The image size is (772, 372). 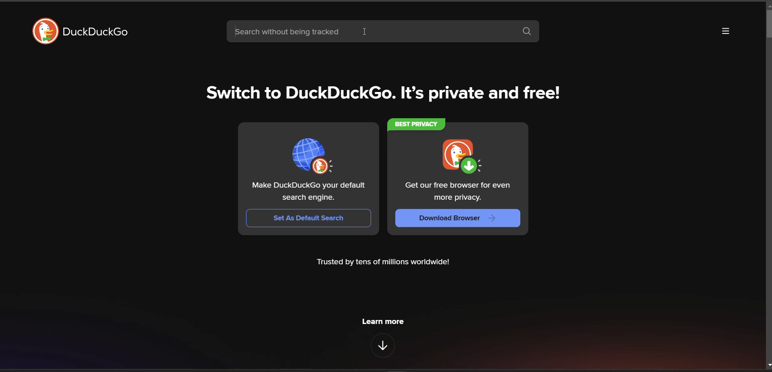 I want to click on search bar, so click(x=365, y=33).